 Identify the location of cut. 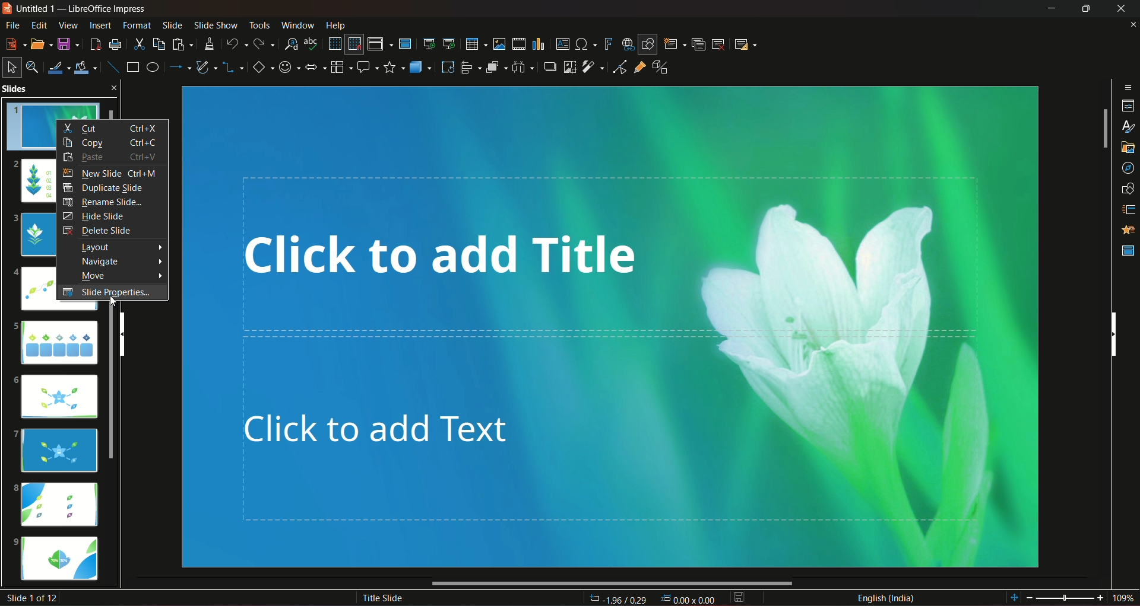
(83, 129).